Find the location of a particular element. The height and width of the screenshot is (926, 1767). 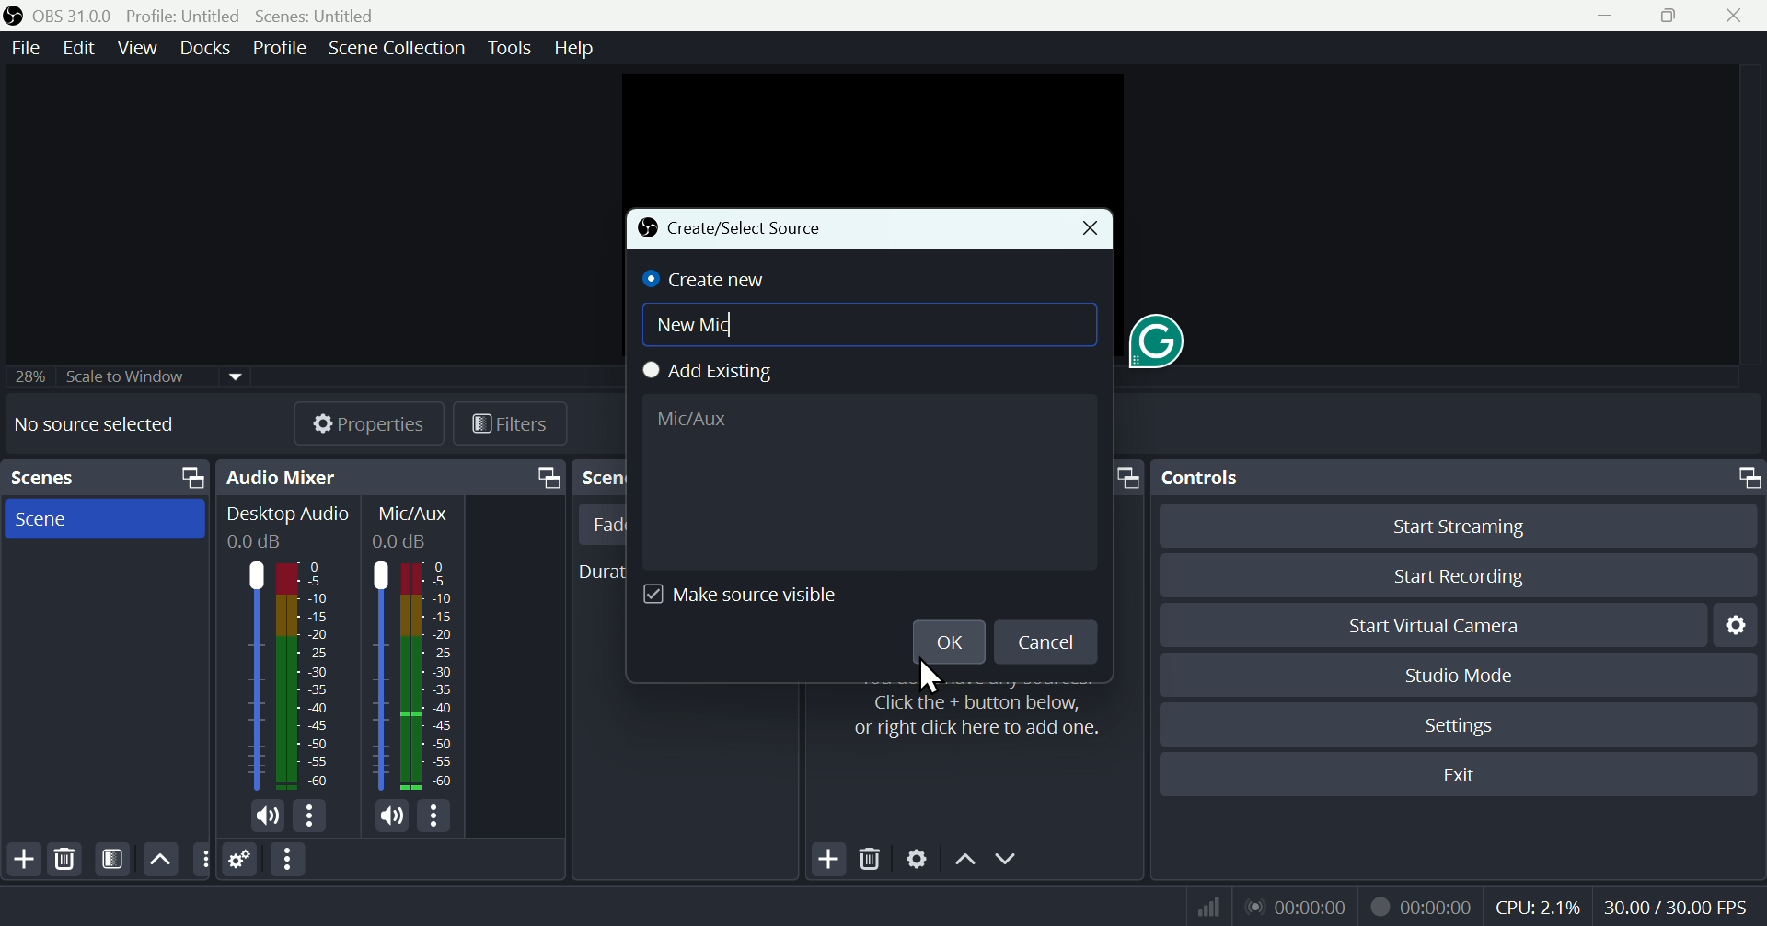

View is located at coordinates (141, 48).